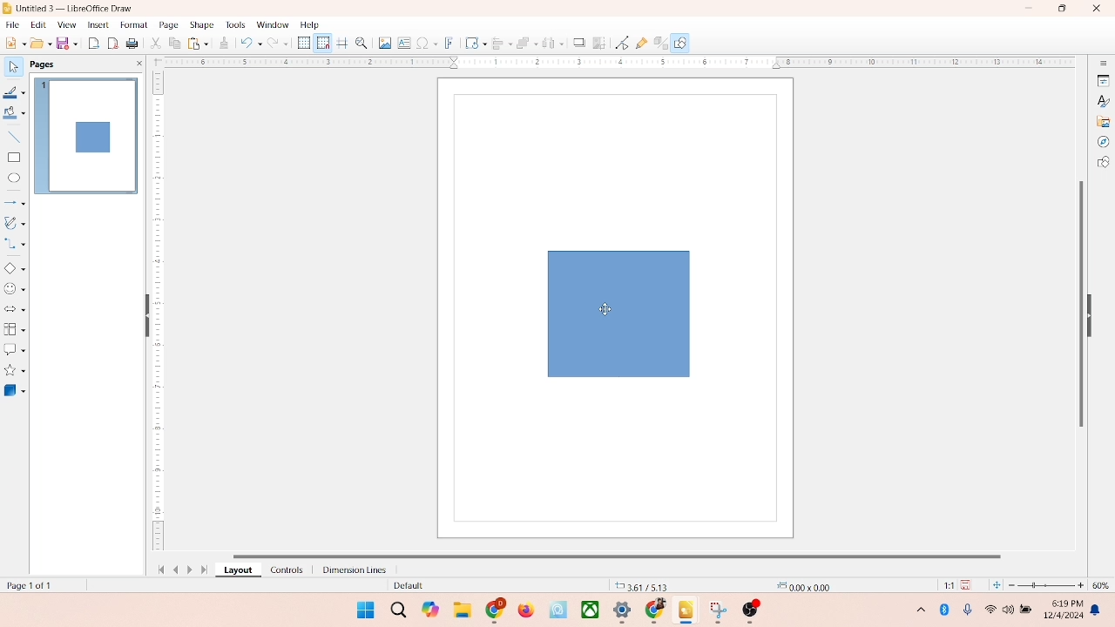 The image size is (1115, 627). I want to click on select at least three object to distribute, so click(549, 44).